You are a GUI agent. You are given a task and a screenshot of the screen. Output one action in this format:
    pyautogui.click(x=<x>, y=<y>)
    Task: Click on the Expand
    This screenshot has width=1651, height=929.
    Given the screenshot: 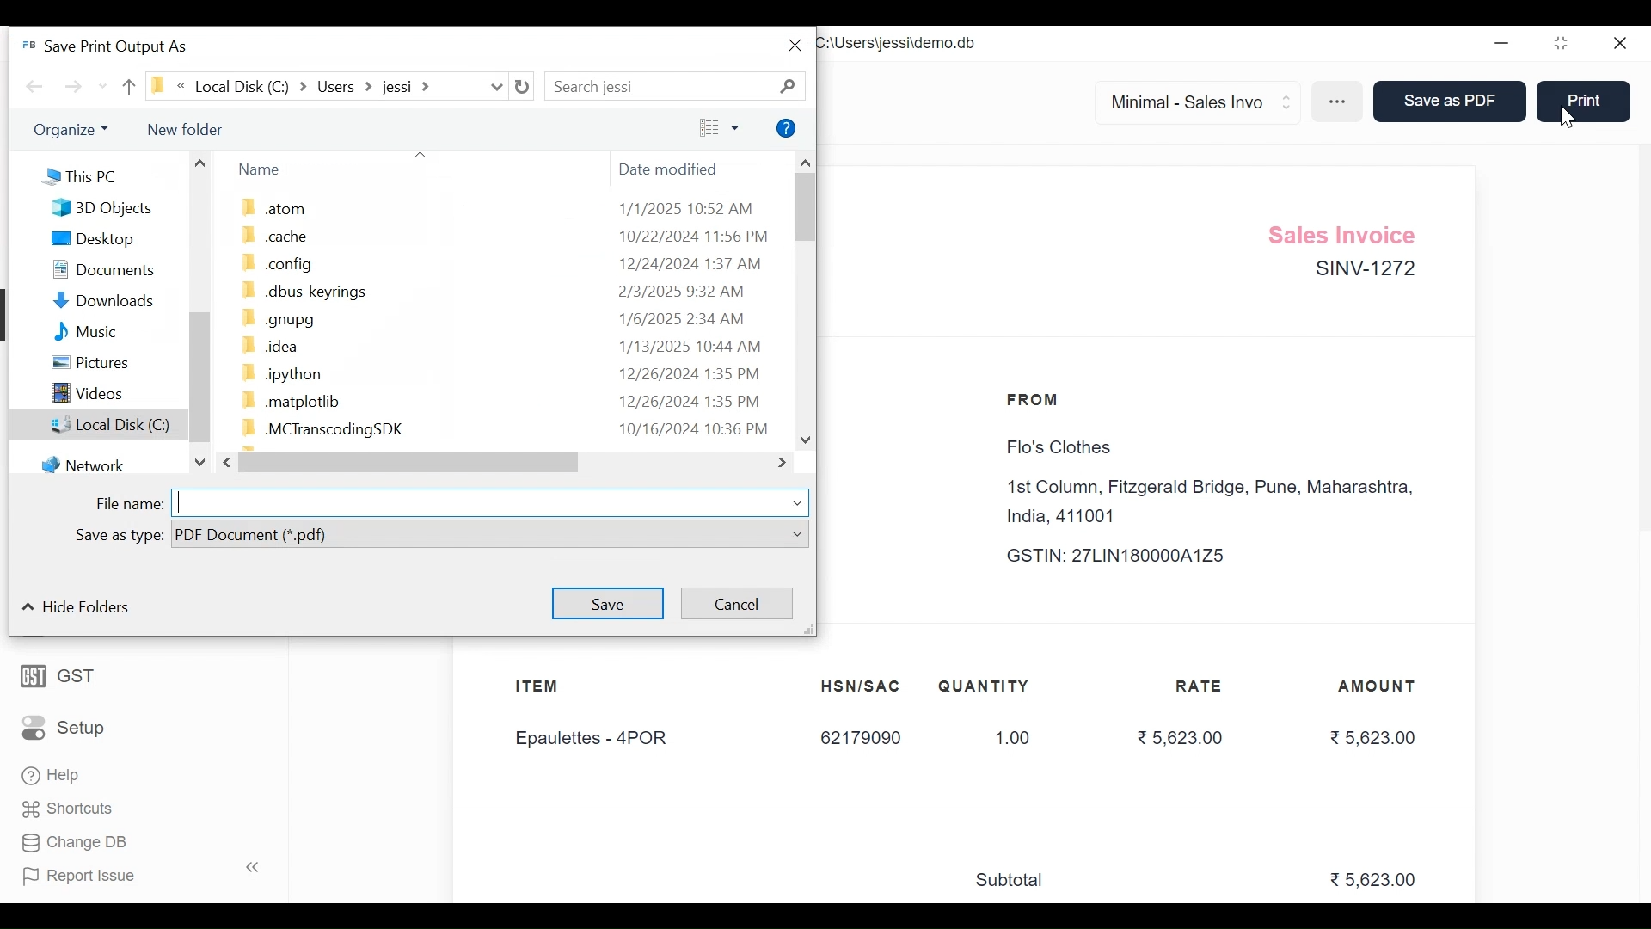 What is the action you would take?
    pyautogui.click(x=1288, y=100)
    